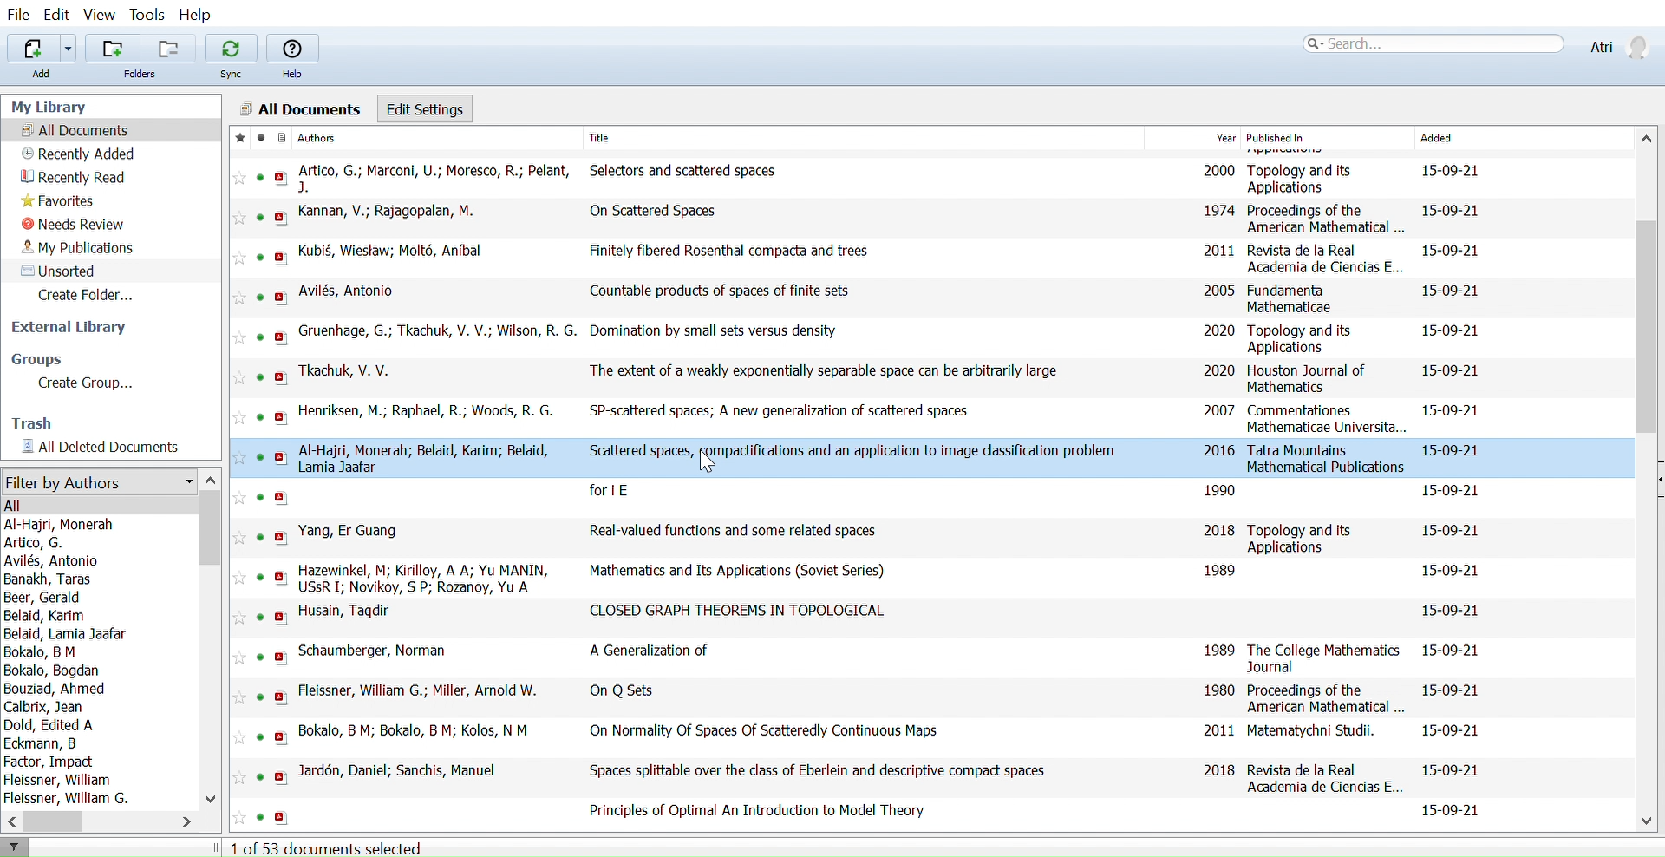 The width and height of the screenshot is (1665, 857). Describe the element at coordinates (1450, 731) in the screenshot. I see `15-09-21` at that location.